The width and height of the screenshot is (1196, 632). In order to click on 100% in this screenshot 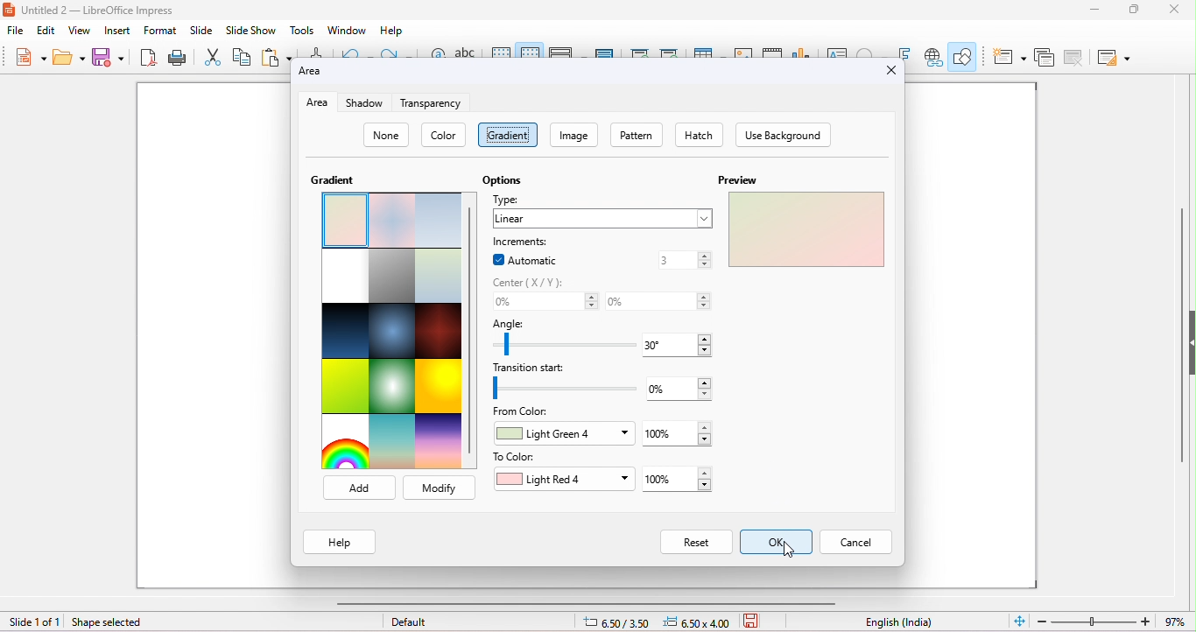, I will do `click(678, 481)`.